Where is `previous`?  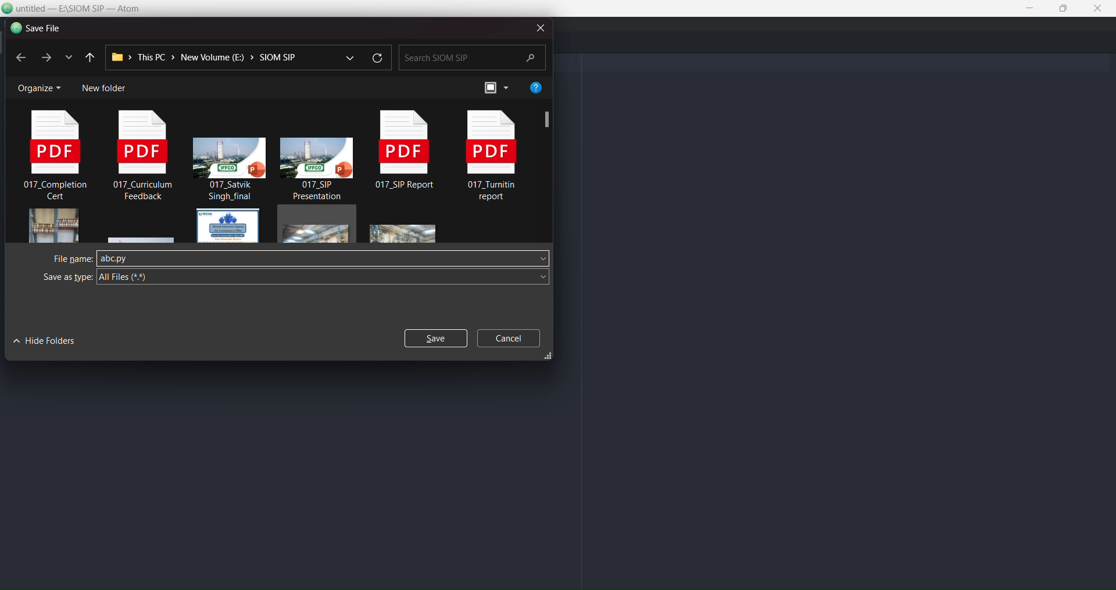
previous is located at coordinates (91, 57).